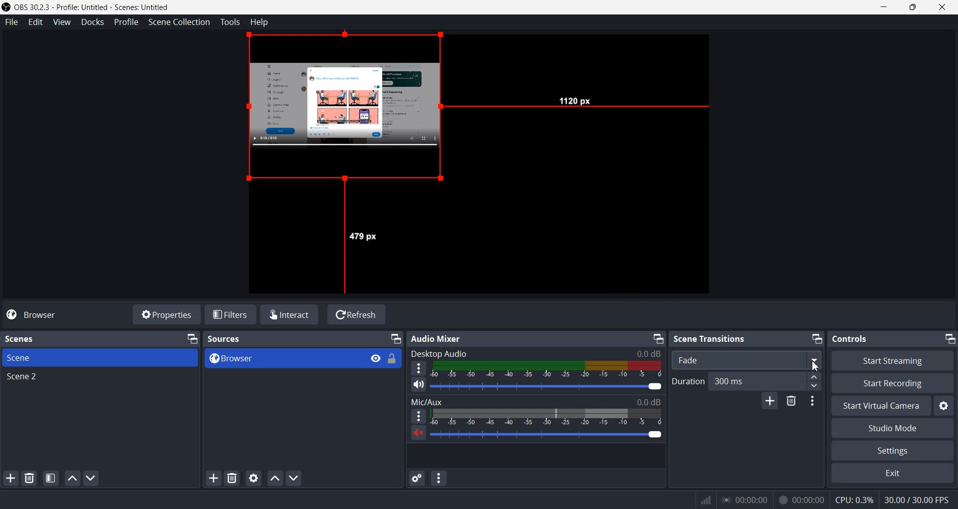 This screenshot has width=958, height=509. I want to click on Minimize, so click(950, 339).